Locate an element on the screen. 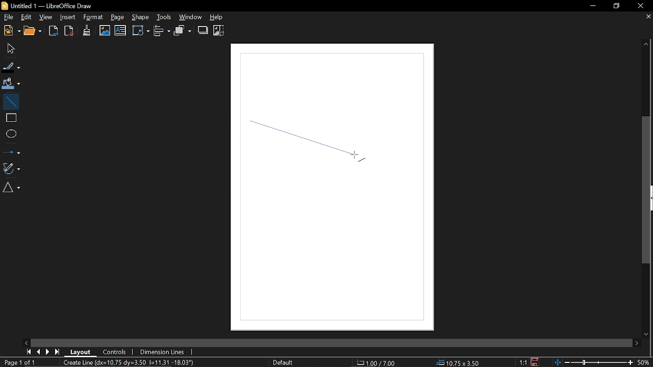  ELlipse is located at coordinates (11, 134).